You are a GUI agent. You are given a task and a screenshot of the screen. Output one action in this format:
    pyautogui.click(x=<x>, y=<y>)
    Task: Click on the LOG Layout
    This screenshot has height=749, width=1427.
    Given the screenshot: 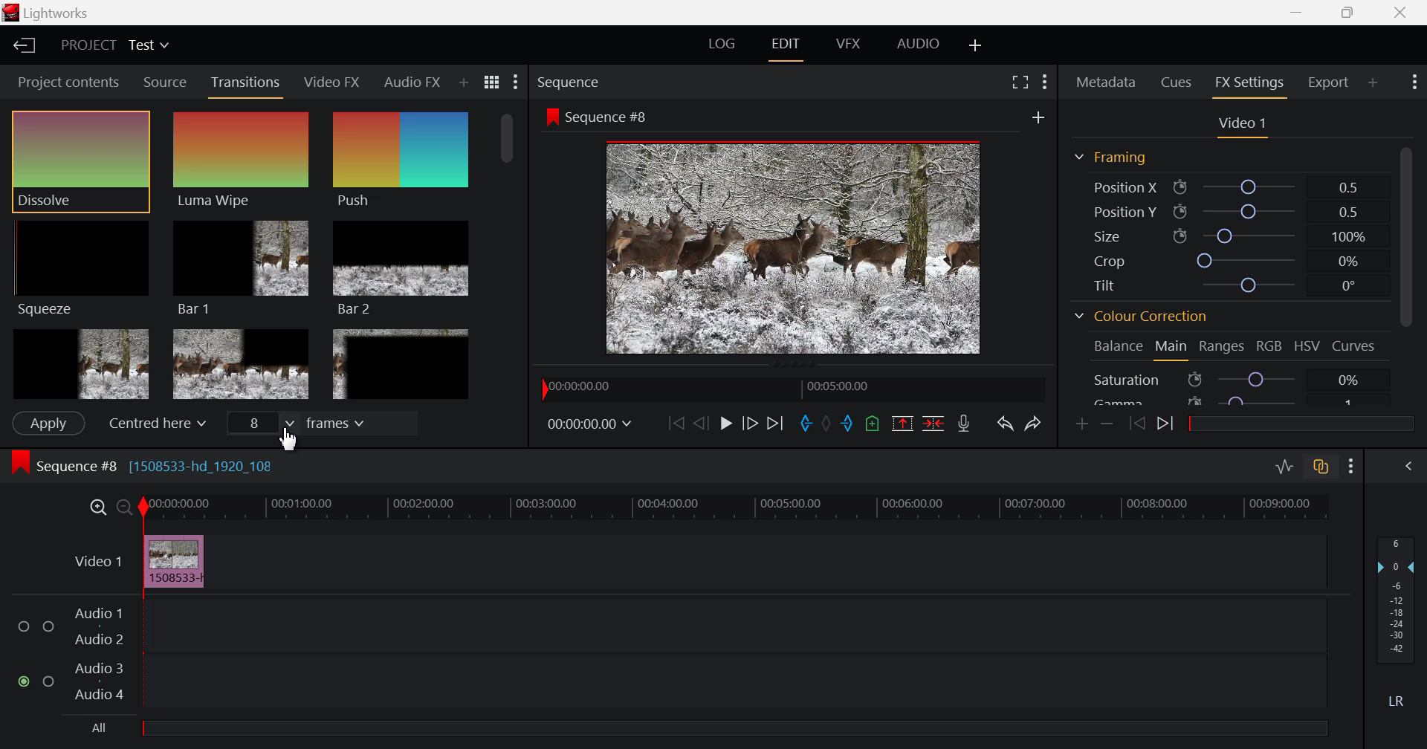 What is the action you would take?
    pyautogui.click(x=724, y=44)
    